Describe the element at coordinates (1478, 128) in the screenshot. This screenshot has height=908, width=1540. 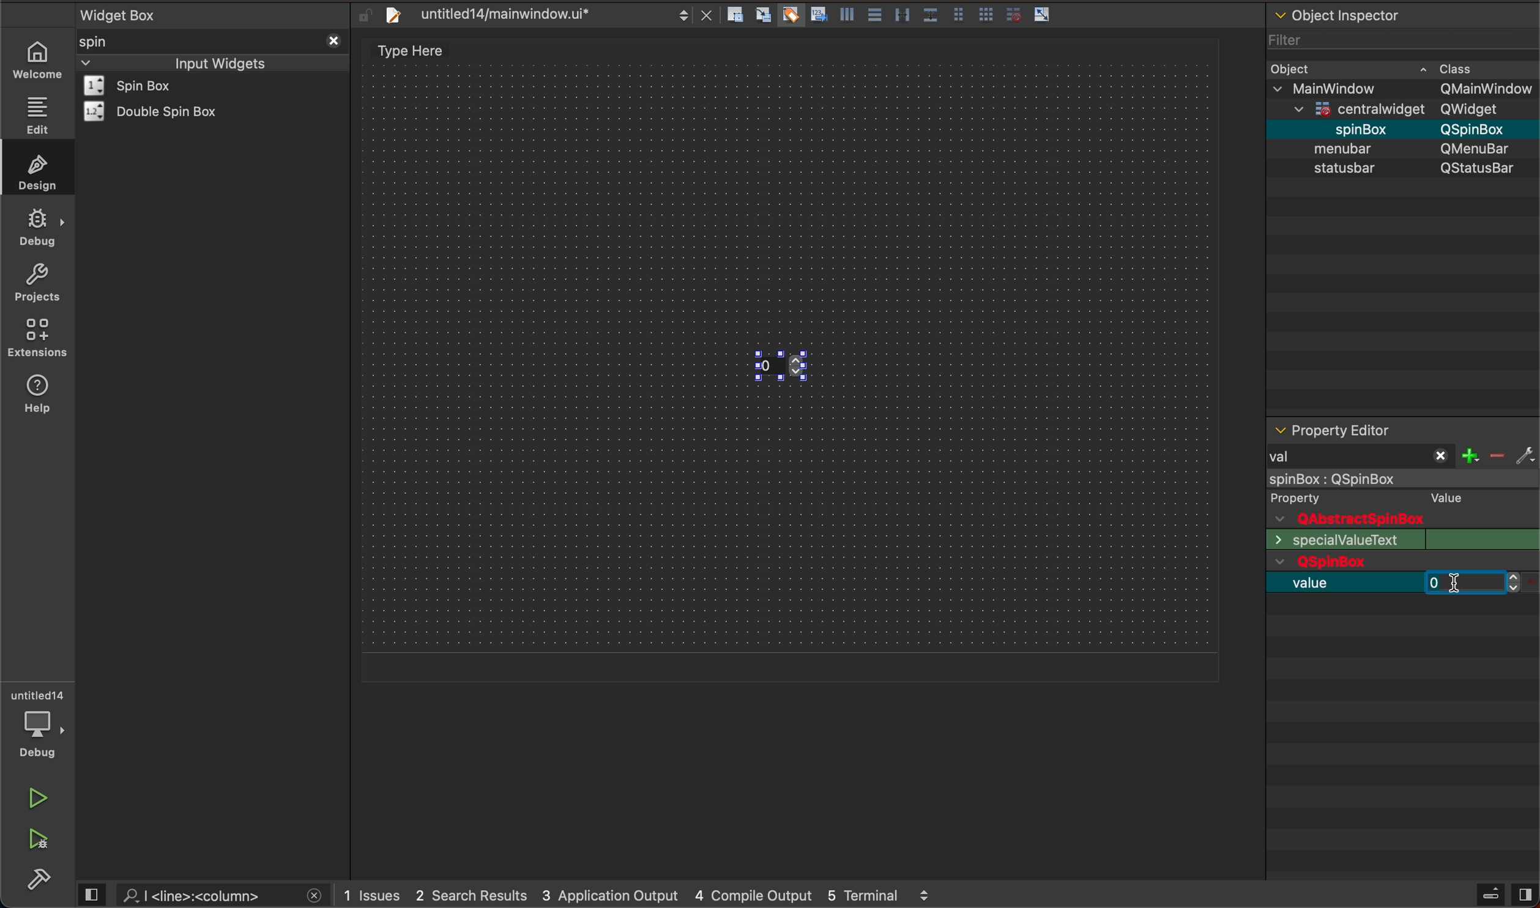
I see `` at that location.